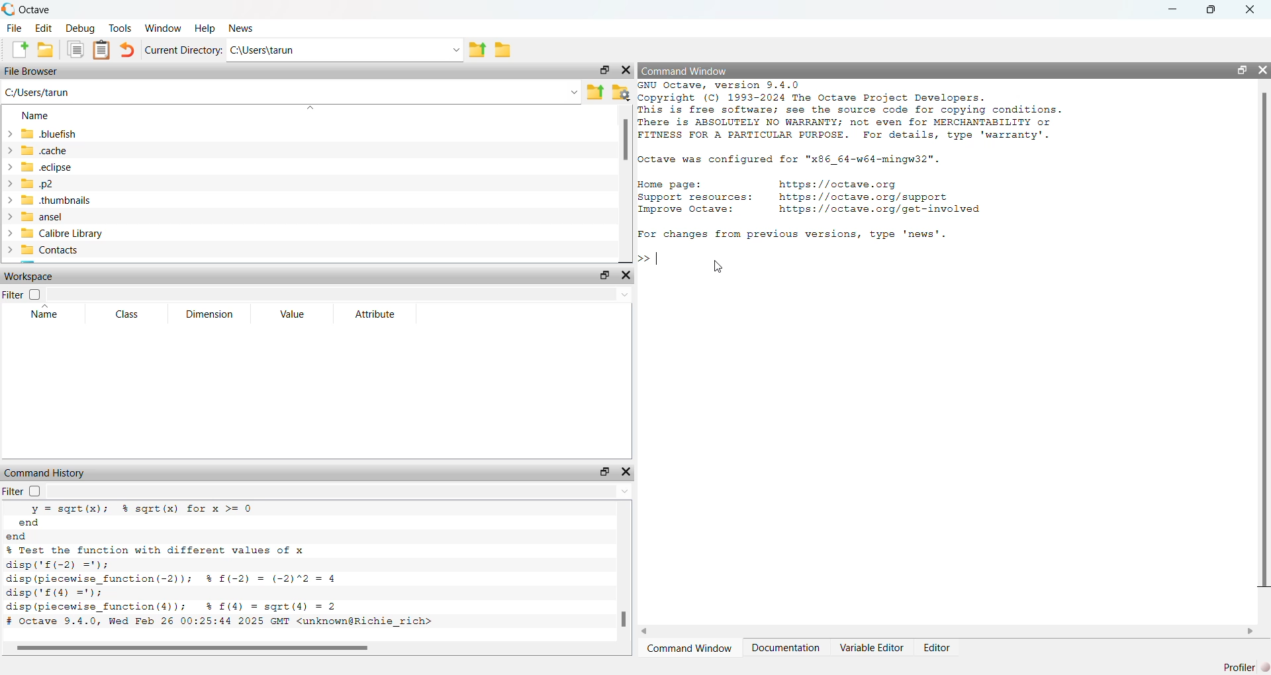  I want to click on Attribute, so click(375, 314).